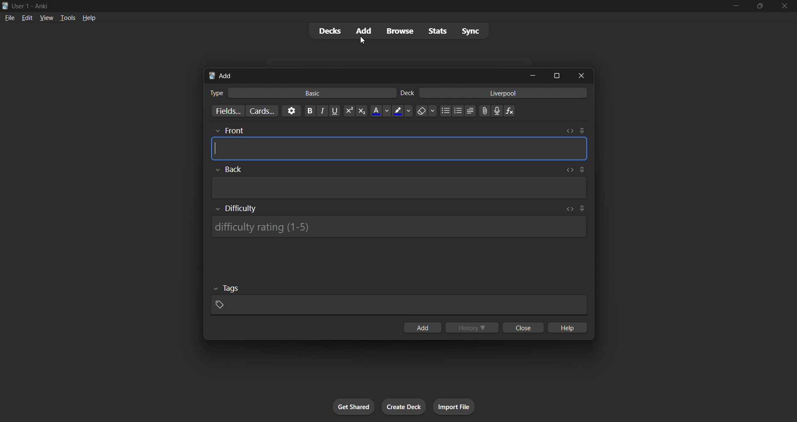 The width and height of the screenshot is (797, 422). I want to click on import file, so click(457, 406).